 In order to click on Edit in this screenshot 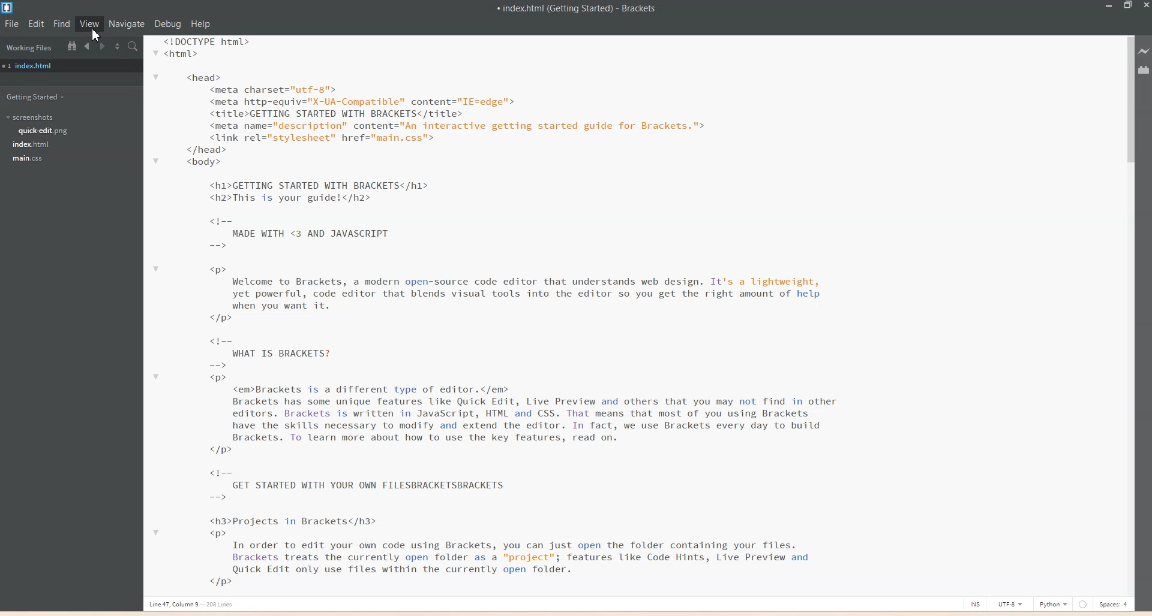, I will do `click(36, 24)`.